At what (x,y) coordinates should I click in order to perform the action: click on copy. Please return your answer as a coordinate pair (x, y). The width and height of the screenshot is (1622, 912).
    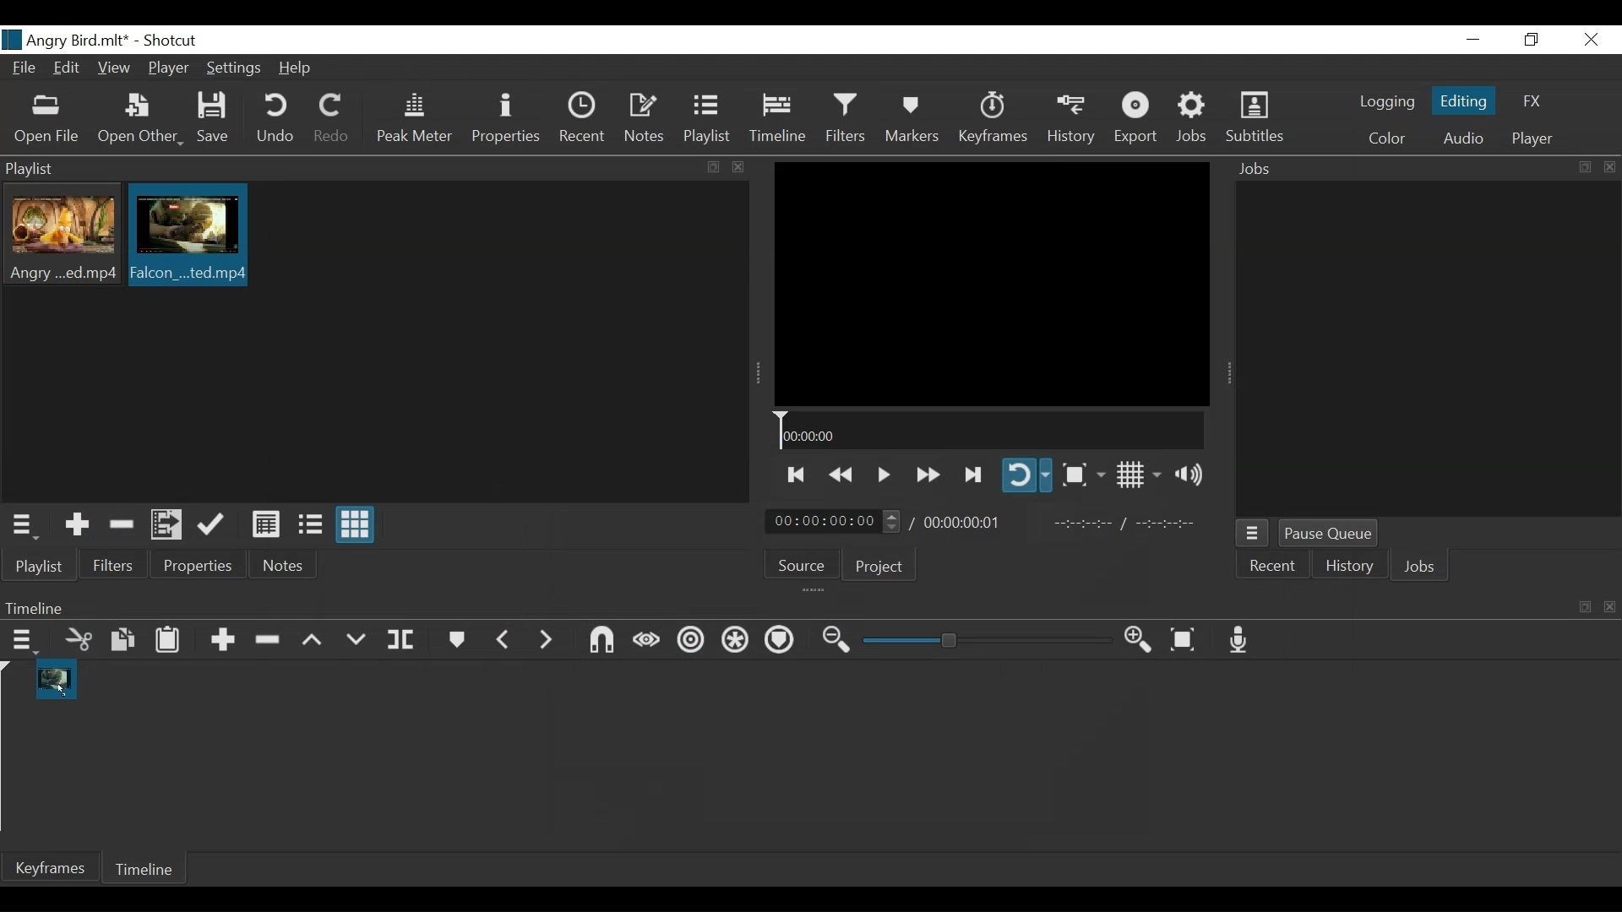
    Looking at the image, I should click on (716, 168).